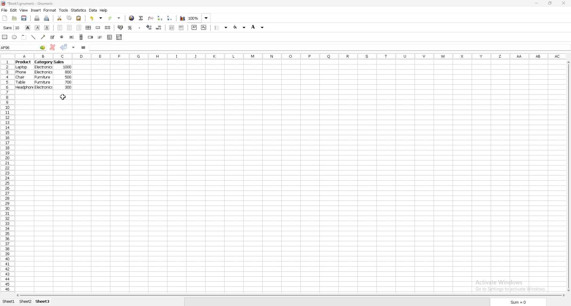 This screenshot has width=571, height=306. I want to click on column, so click(291, 56).